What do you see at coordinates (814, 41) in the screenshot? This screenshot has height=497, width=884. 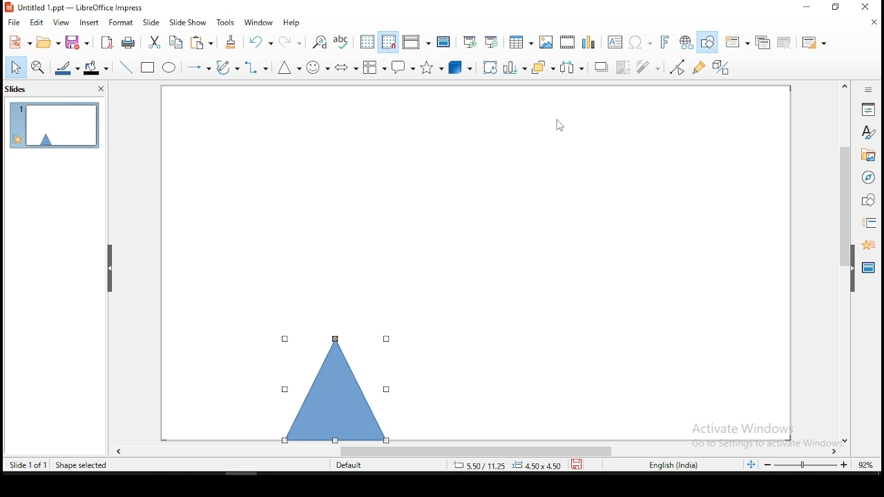 I see `slide layout` at bounding box center [814, 41].